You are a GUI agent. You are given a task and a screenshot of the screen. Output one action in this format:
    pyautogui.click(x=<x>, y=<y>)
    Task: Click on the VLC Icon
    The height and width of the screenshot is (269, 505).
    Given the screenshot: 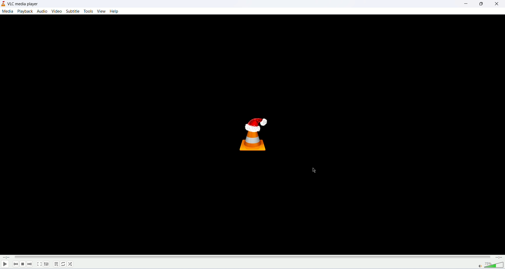 What is the action you would take?
    pyautogui.click(x=255, y=134)
    